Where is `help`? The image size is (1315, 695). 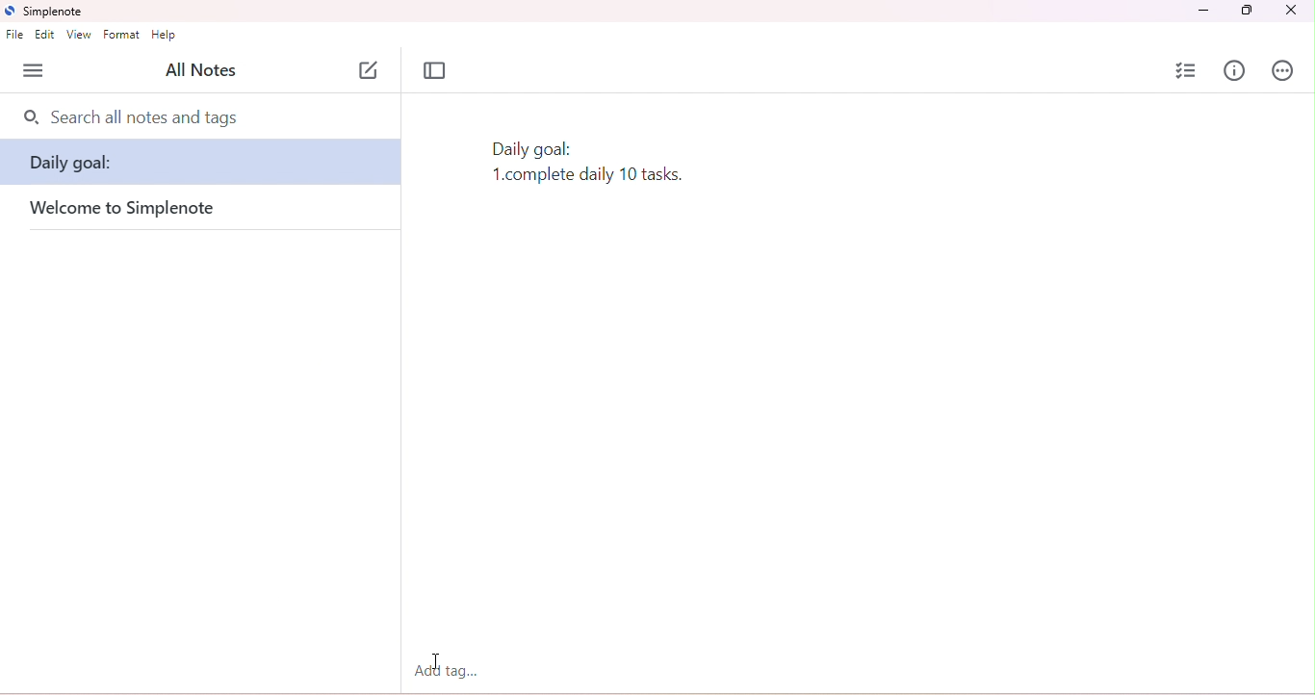
help is located at coordinates (165, 34).